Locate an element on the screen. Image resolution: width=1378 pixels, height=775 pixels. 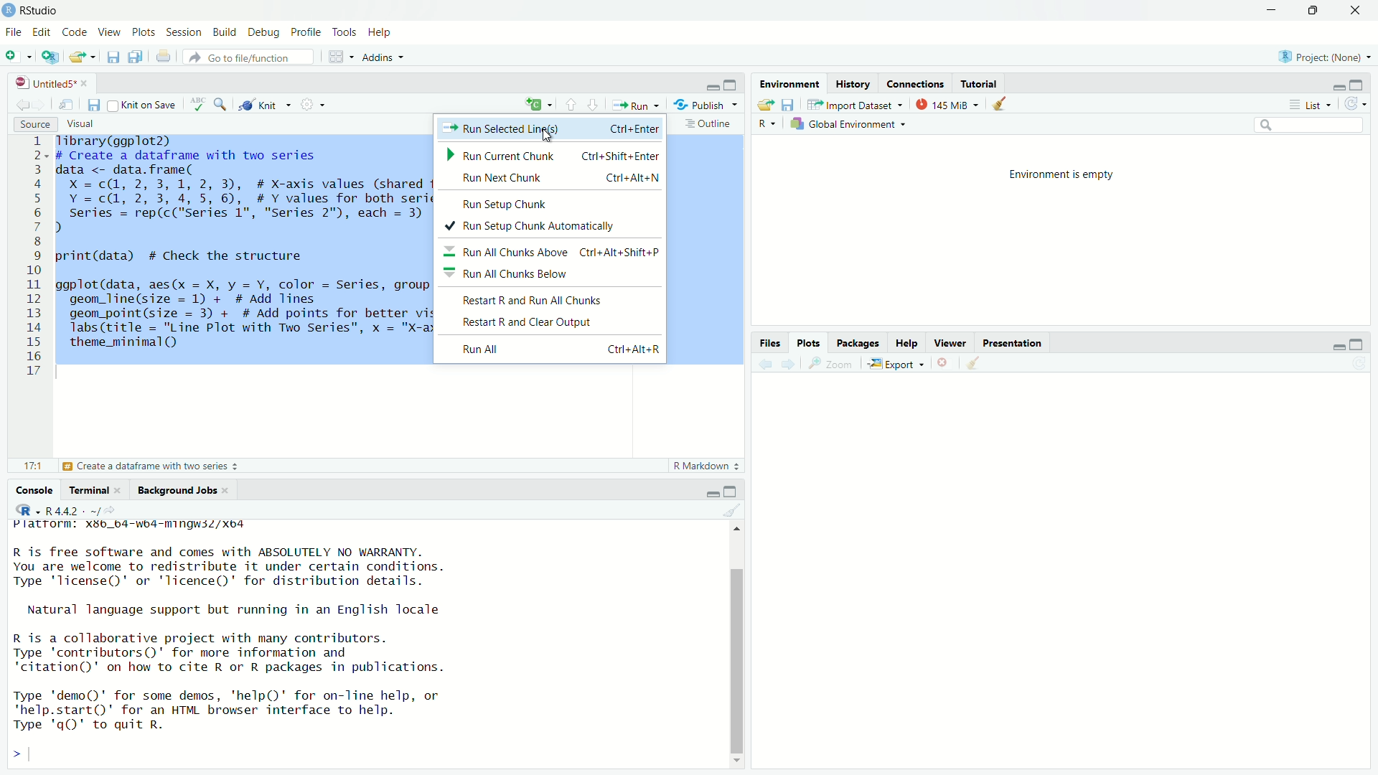
Platform.xbb_b4 "" R is free software and comes with ABSOLUTELY NO WARRANTY.You are welcome to redistribute it under certain conditions.Type "license" or 'licence()' for distribution details.Natural language support but running in an English localeR is a collaborative project with many contributors.Type 'contributors()' for more information and"citation()" on how to cite R or R packages in publications.Type "demo()' for some demos, 'help()' for on-line help, or quit R is located at coordinates (248, 626).